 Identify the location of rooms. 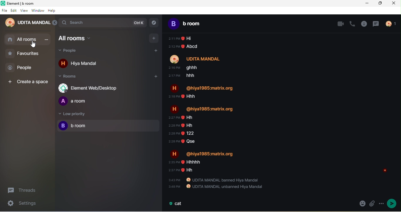
(70, 77).